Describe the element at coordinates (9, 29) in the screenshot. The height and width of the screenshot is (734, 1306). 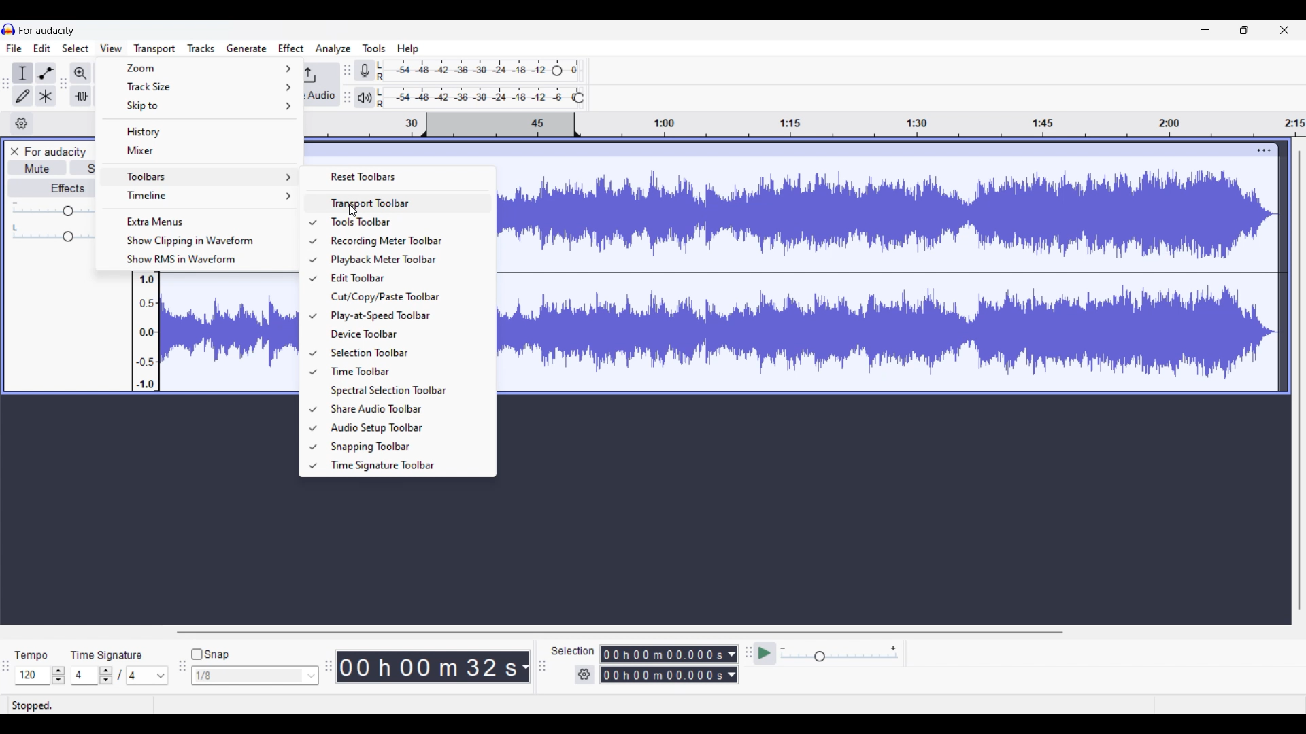
I see `Software logo` at that location.